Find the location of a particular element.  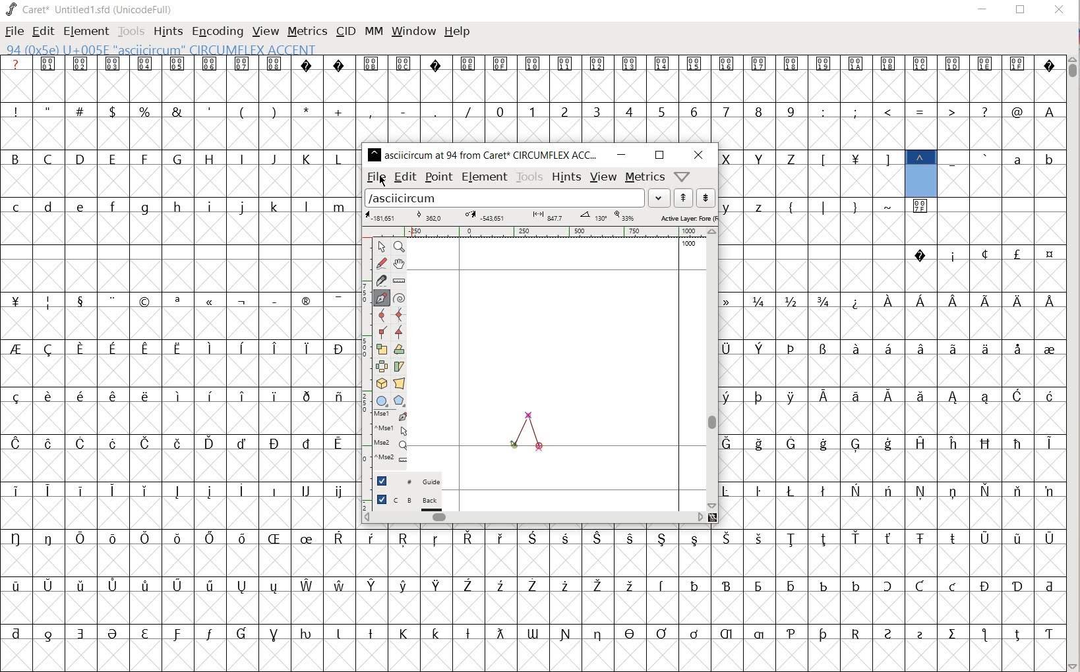

point is located at coordinates (438, 176).